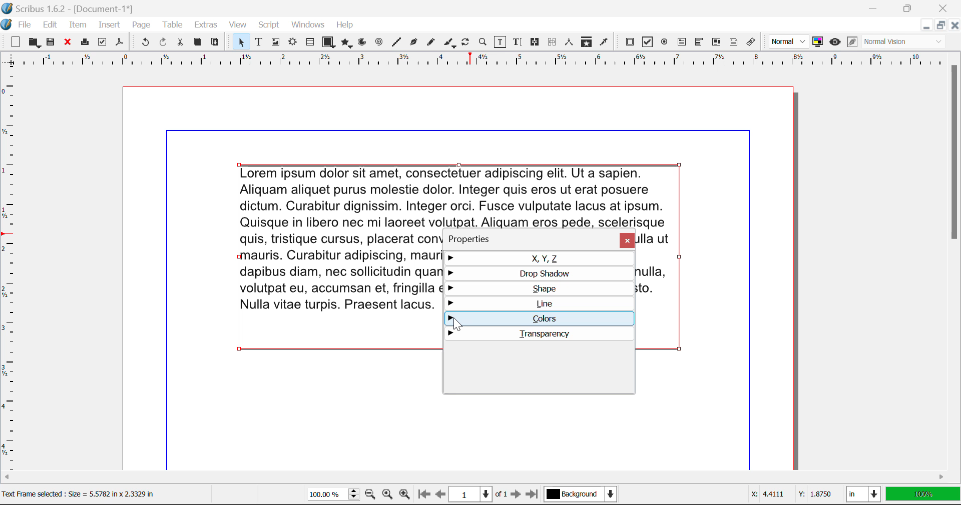  What do you see at coordinates (852, 42) in the screenshot?
I see `Edit in Preview Mode` at bounding box center [852, 42].